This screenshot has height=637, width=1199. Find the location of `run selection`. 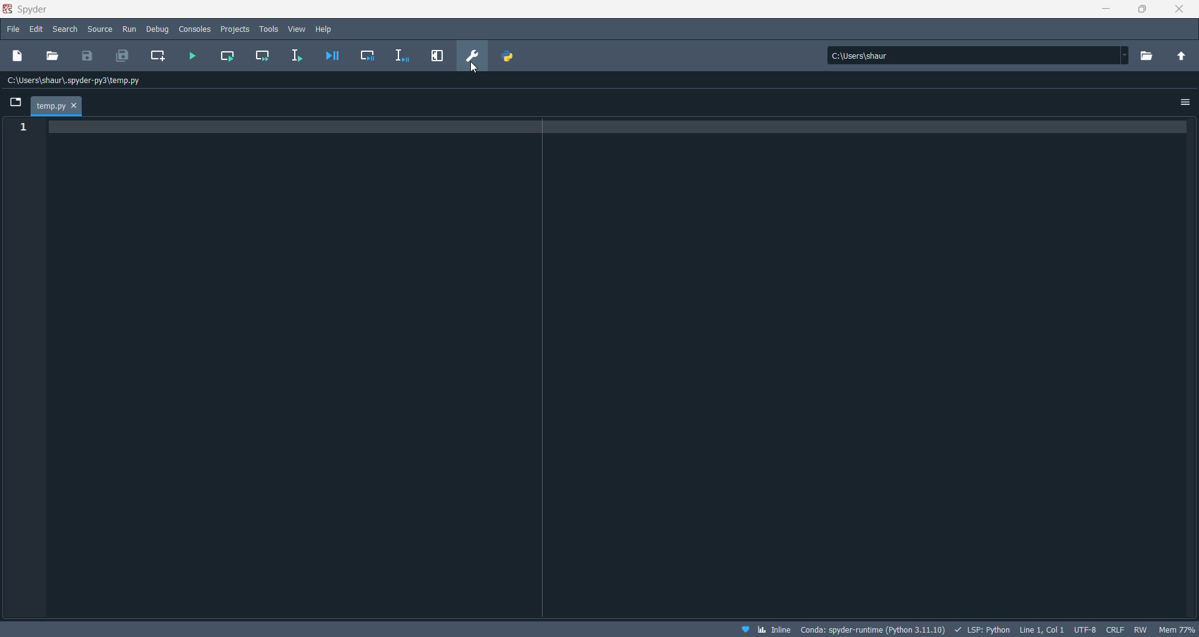

run selection is located at coordinates (293, 57).